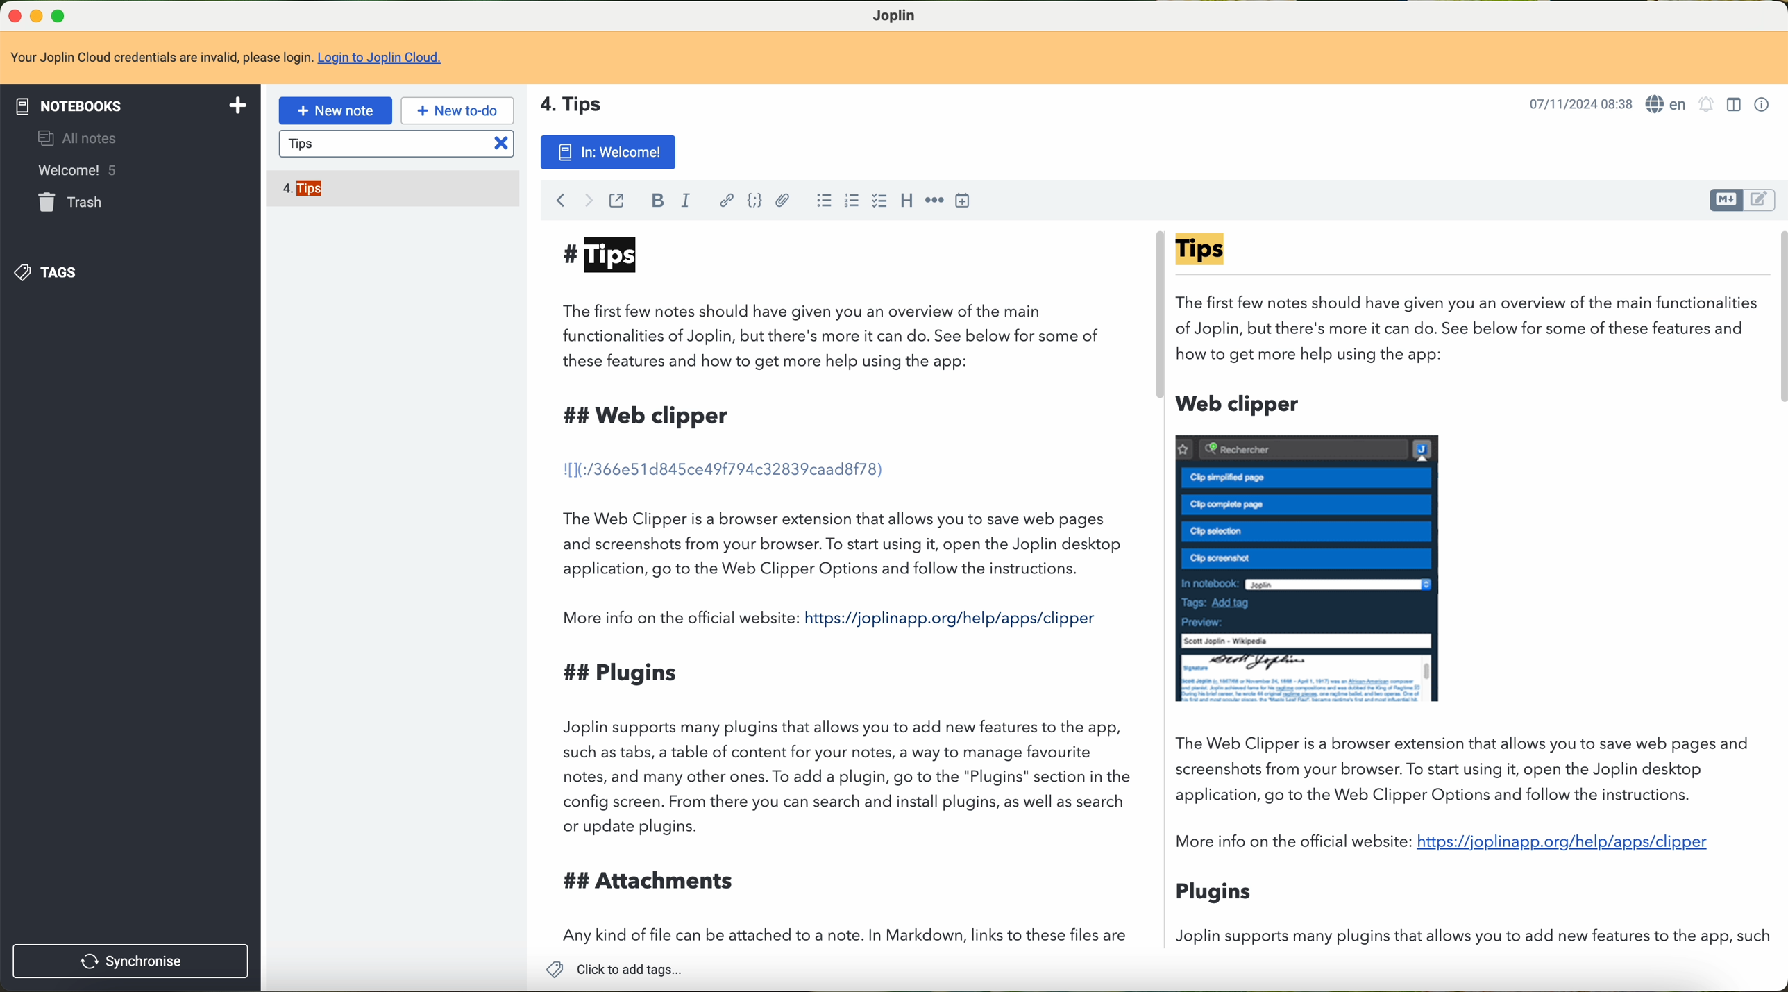 This screenshot has width=1788, height=992. What do you see at coordinates (750, 202) in the screenshot?
I see `code` at bounding box center [750, 202].